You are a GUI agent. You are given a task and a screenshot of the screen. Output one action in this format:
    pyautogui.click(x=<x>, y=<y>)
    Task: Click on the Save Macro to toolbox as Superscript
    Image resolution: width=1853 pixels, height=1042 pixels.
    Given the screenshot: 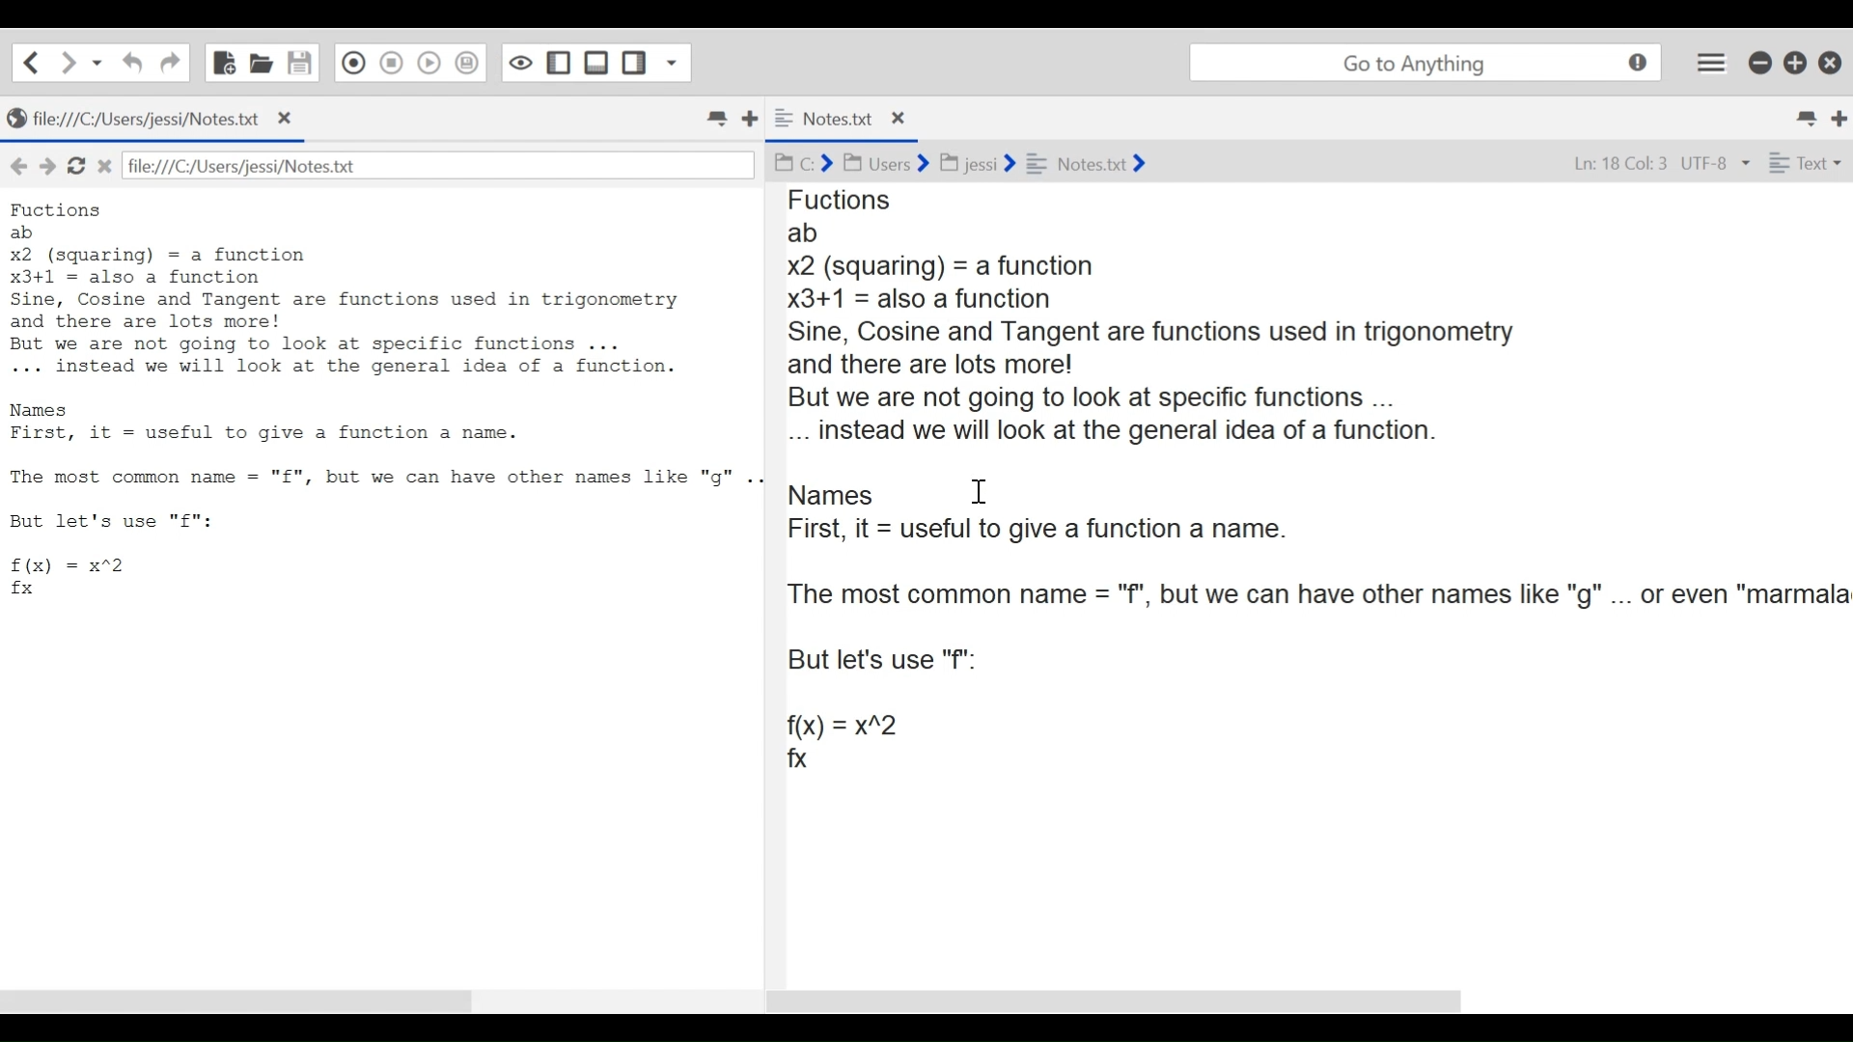 What is the action you would take?
    pyautogui.click(x=467, y=64)
    